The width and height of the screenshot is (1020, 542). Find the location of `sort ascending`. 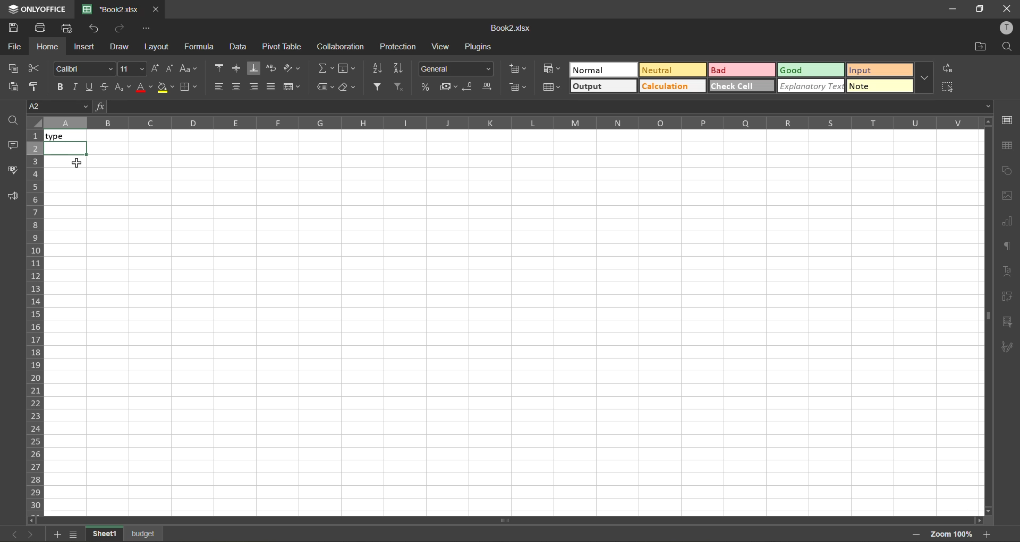

sort ascending is located at coordinates (379, 67).